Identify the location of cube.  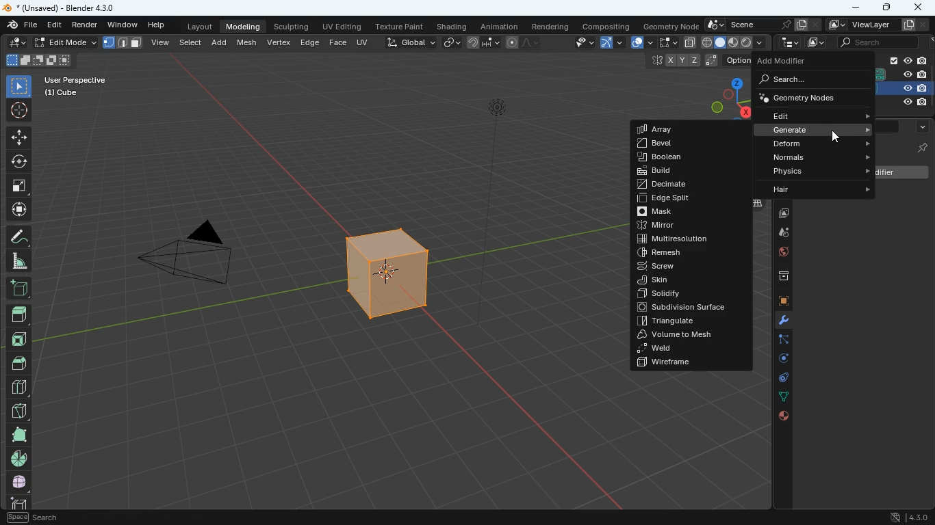
(905, 88).